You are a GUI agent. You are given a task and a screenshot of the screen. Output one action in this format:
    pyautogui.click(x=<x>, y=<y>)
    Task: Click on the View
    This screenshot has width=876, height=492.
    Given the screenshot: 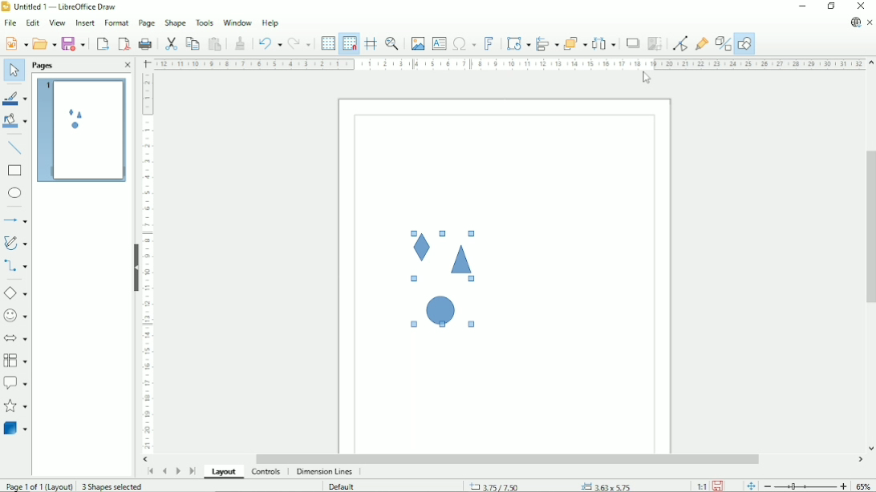 What is the action you would take?
    pyautogui.click(x=57, y=22)
    